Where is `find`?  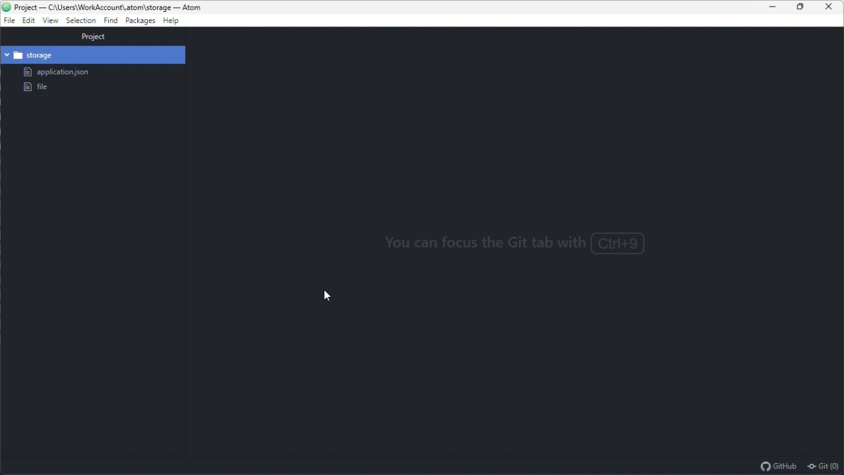
find is located at coordinates (111, 21).